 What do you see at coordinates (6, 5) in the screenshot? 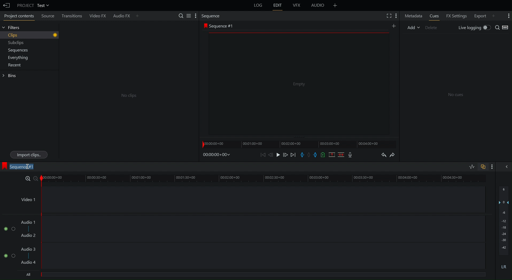
I see `Back` at bounding box center [6, 5].